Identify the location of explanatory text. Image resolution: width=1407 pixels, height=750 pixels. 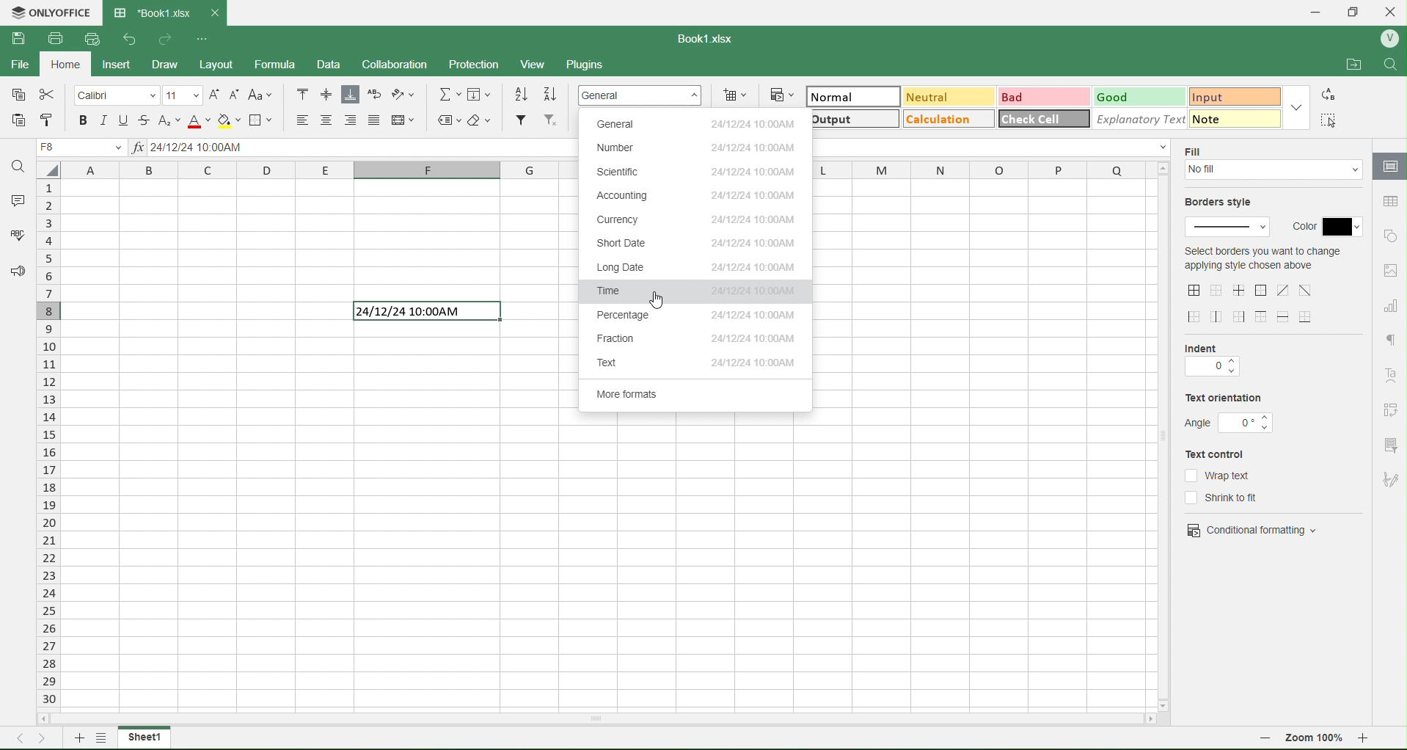
(1133, 118).